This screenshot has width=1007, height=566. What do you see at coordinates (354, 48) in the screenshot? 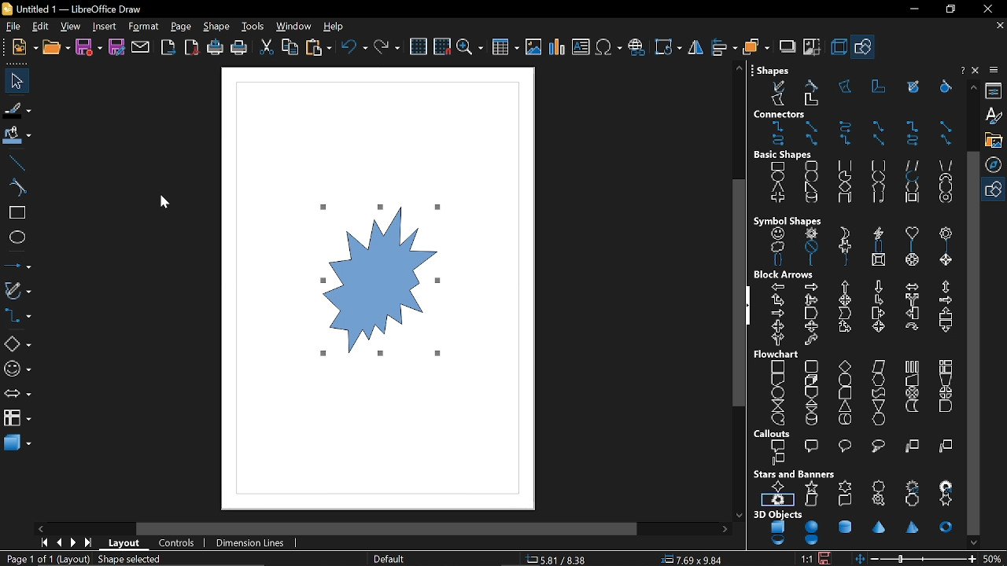
I see `undo` at bounding box center [354, 48].